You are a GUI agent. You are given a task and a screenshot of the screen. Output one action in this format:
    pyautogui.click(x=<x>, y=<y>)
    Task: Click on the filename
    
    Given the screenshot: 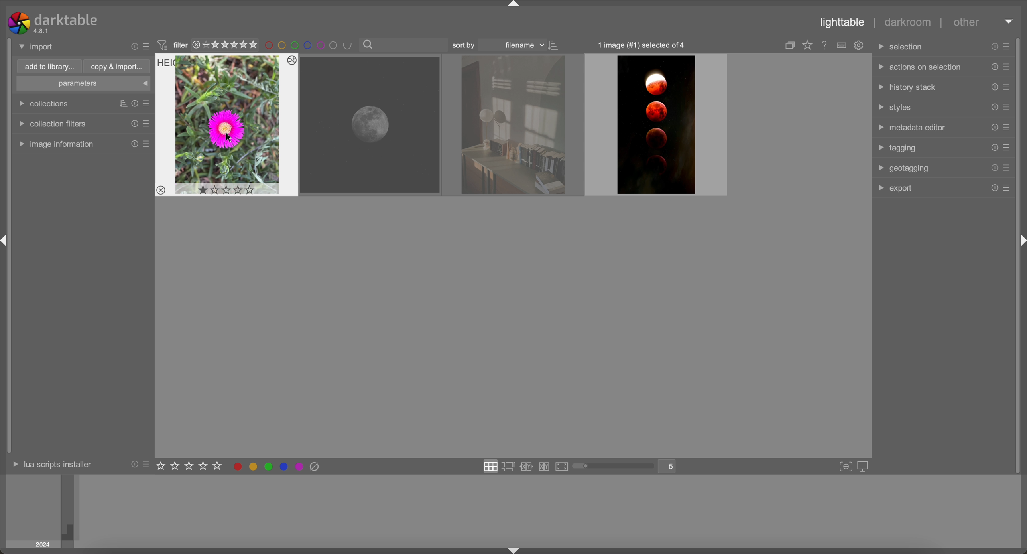 What is the action you would take?
    pyautogui.click(x=521, y=46)
    